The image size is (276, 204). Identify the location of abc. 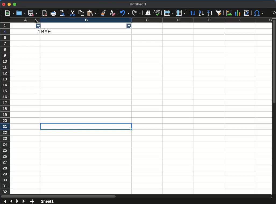
(156, 13).